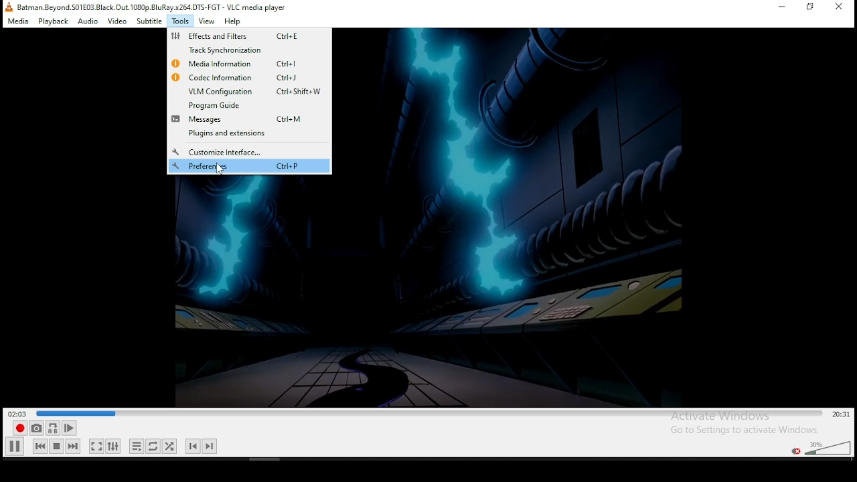  Describe the element at coordinates (116, 21) in the screenshot. I see `video` at that location.